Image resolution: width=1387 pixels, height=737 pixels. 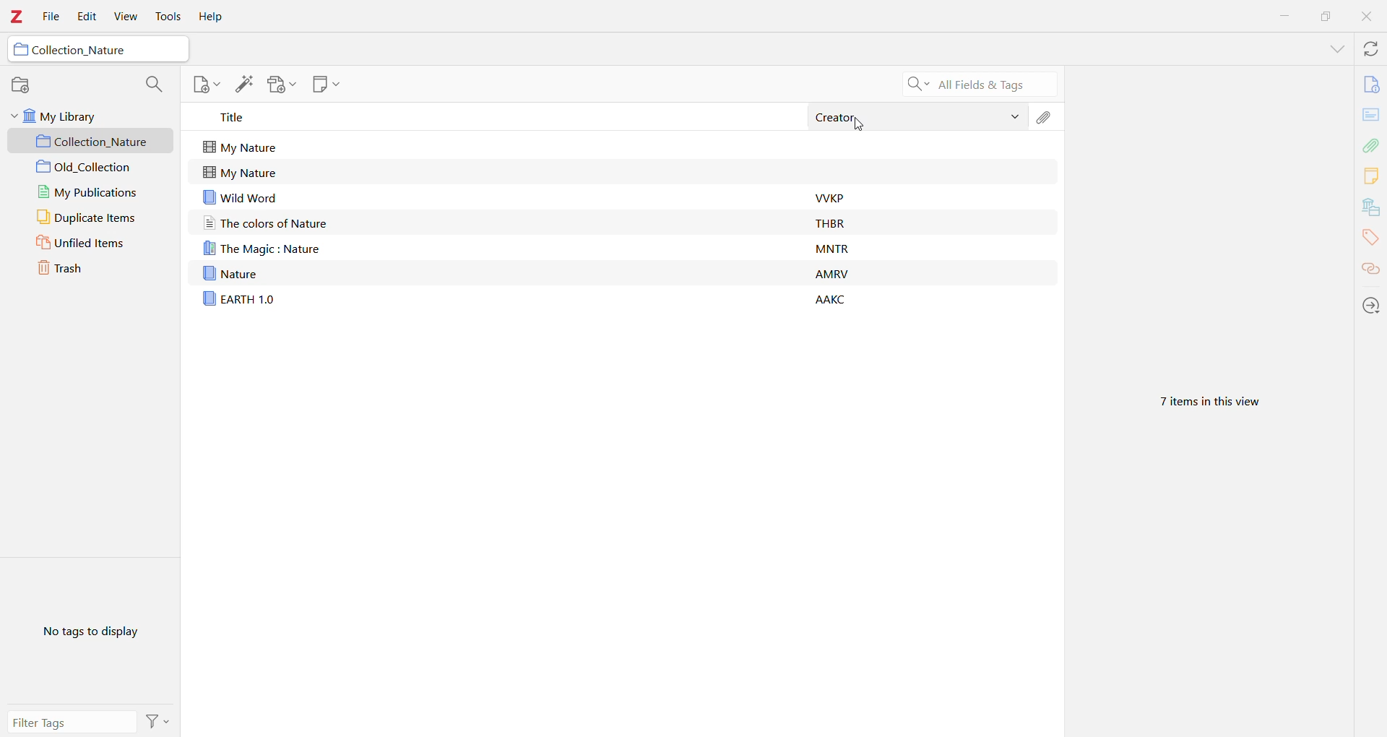 What do you see at coordinates (21, 83) in the screenshot?
I see `New Collection` at bounding box center [21, 83].